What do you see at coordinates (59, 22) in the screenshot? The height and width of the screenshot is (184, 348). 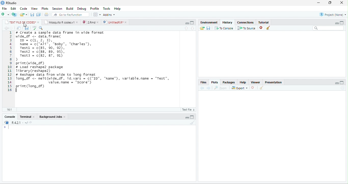 I see `Mosquito R codes.v1` at bounding box center [59, 22].